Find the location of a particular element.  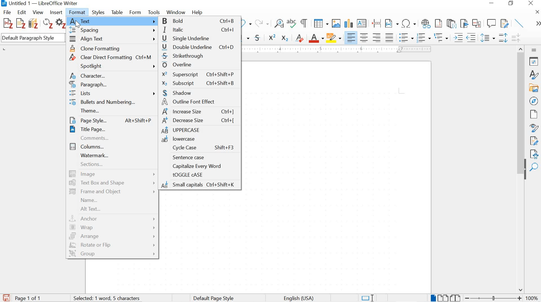

insert footnote is located at coordinates (426, 24).